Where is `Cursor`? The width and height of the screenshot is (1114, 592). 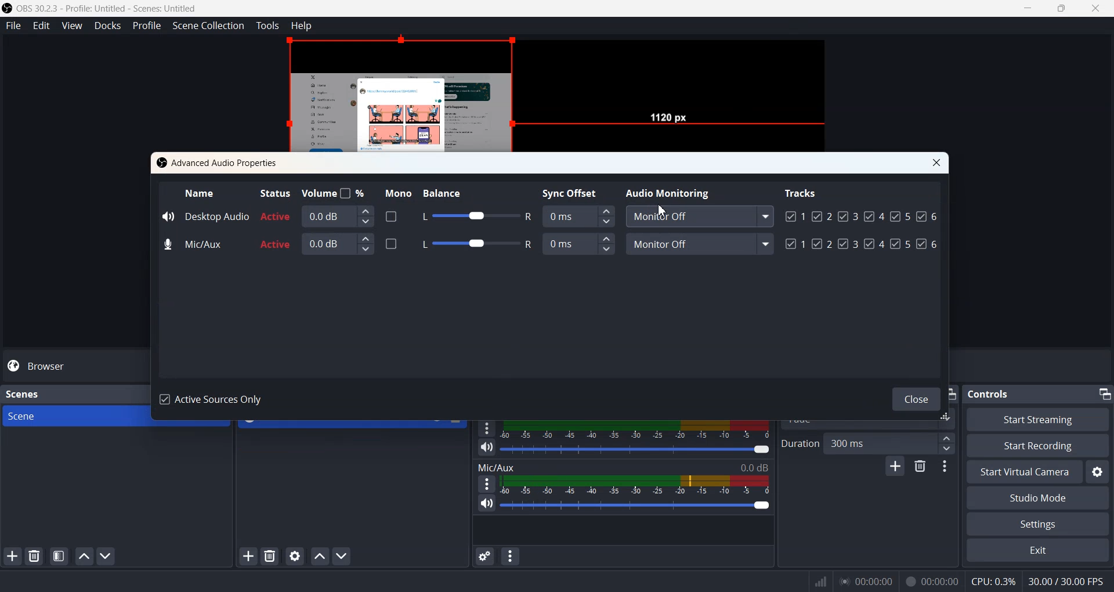 Cursor is located at coordinates (660, 214).